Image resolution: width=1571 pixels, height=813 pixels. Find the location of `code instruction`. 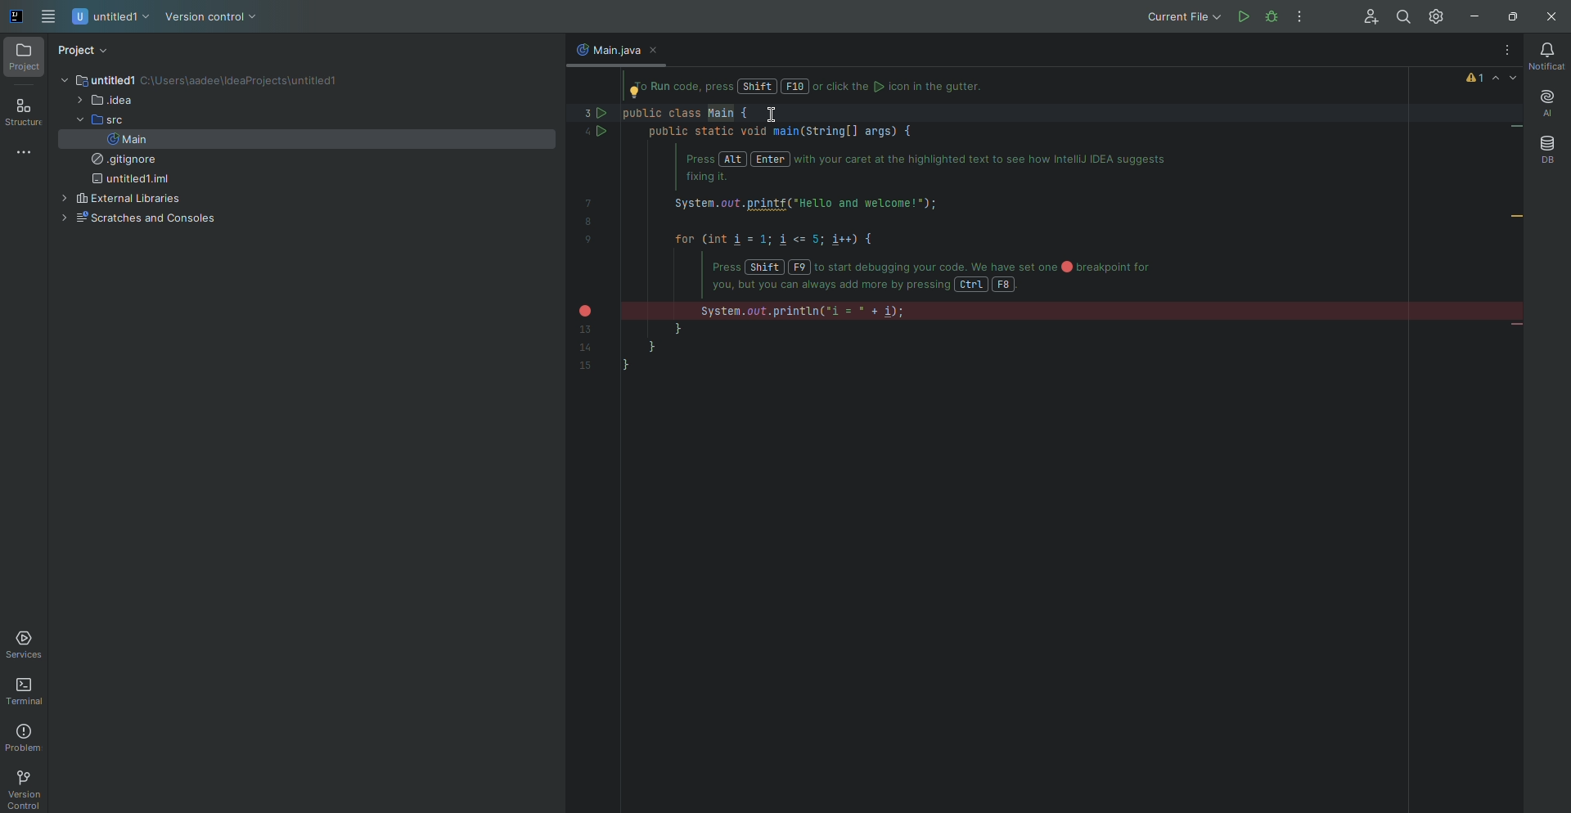

code instruction is located at coordinates (821, 88).